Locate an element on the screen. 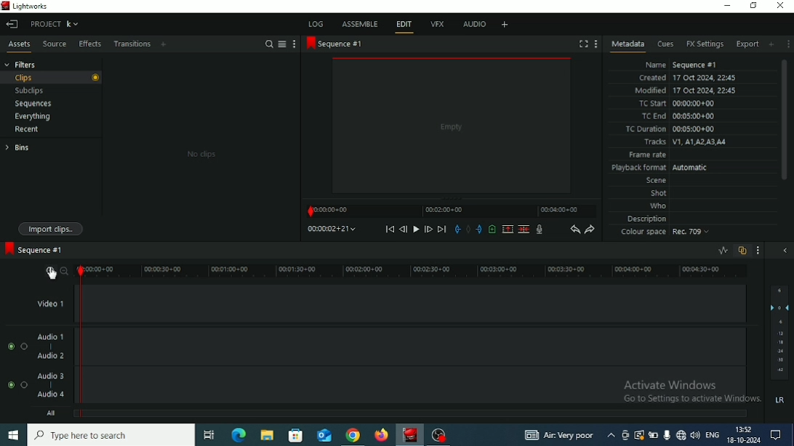 The image size is (794, 446). Undo is located at coordinates (574, 230).